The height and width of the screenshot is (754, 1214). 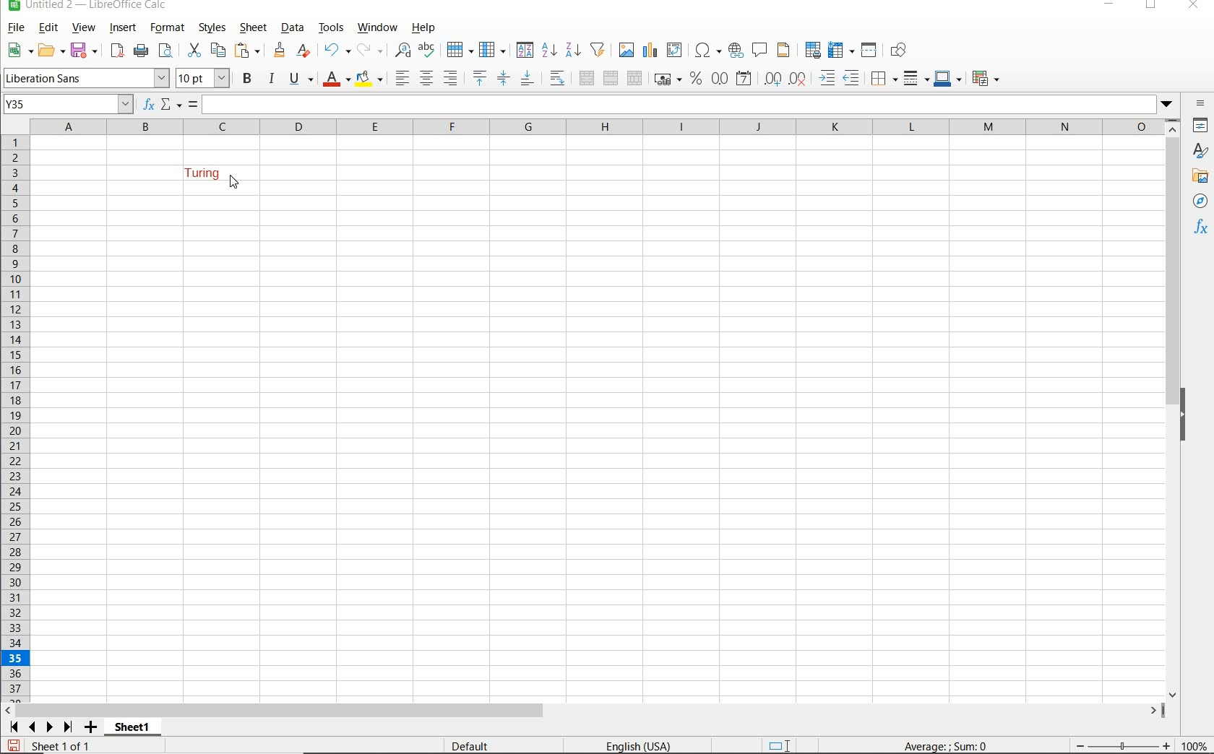 What do you see at coordinates (473, 745) in the screenshot?
I see `DEFAULT` at bounding box center [473, 745].